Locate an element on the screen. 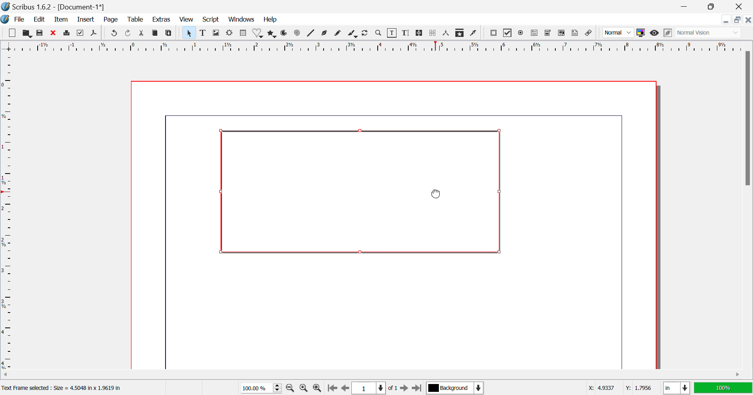 This screenshot has width=753, height=395. Item is located at coordinates (61, 20).